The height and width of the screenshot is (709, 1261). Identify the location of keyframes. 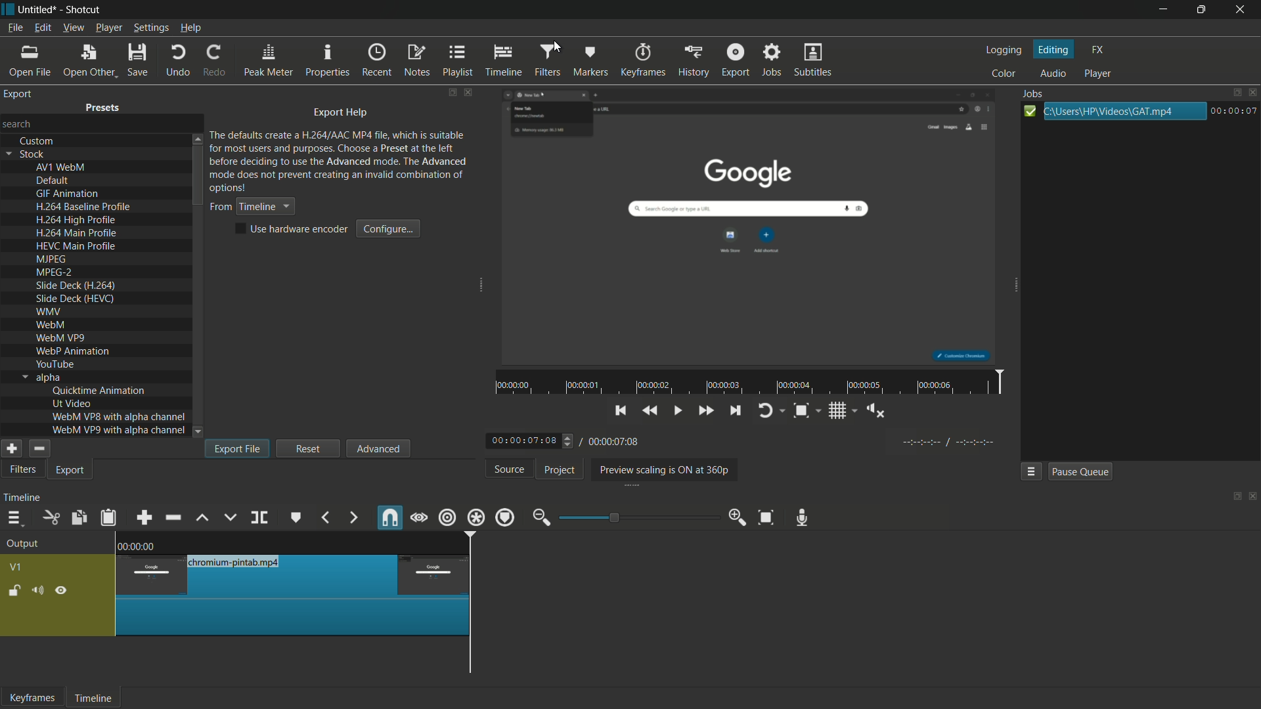
(32, 697).